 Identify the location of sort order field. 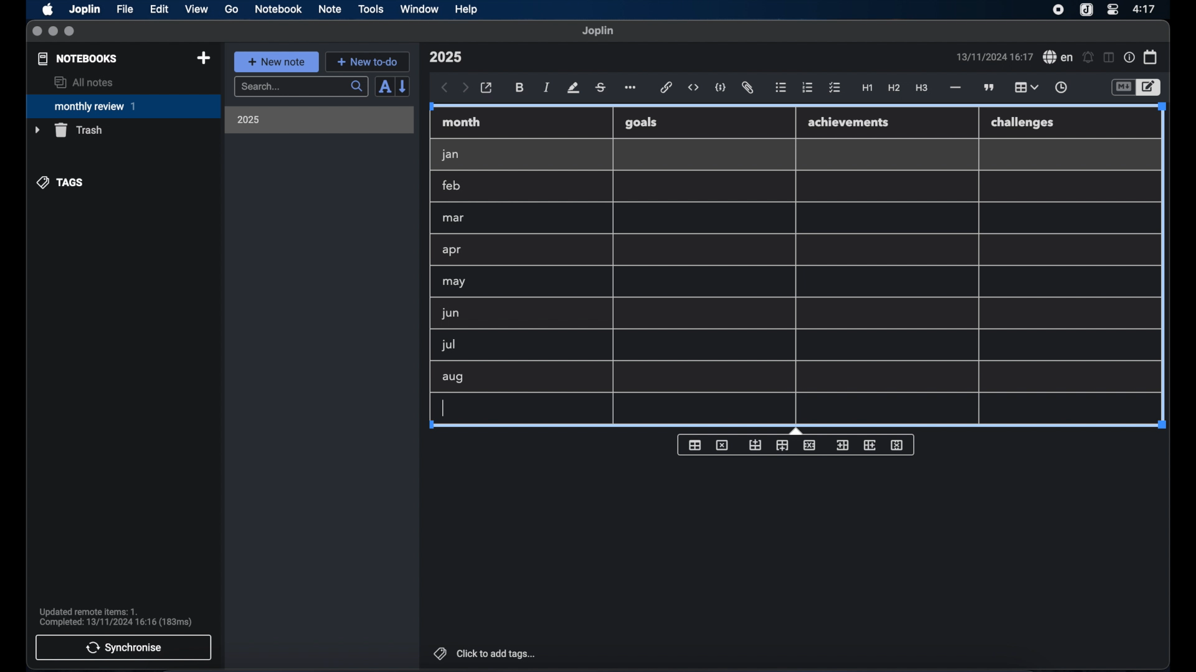
(384, 87).